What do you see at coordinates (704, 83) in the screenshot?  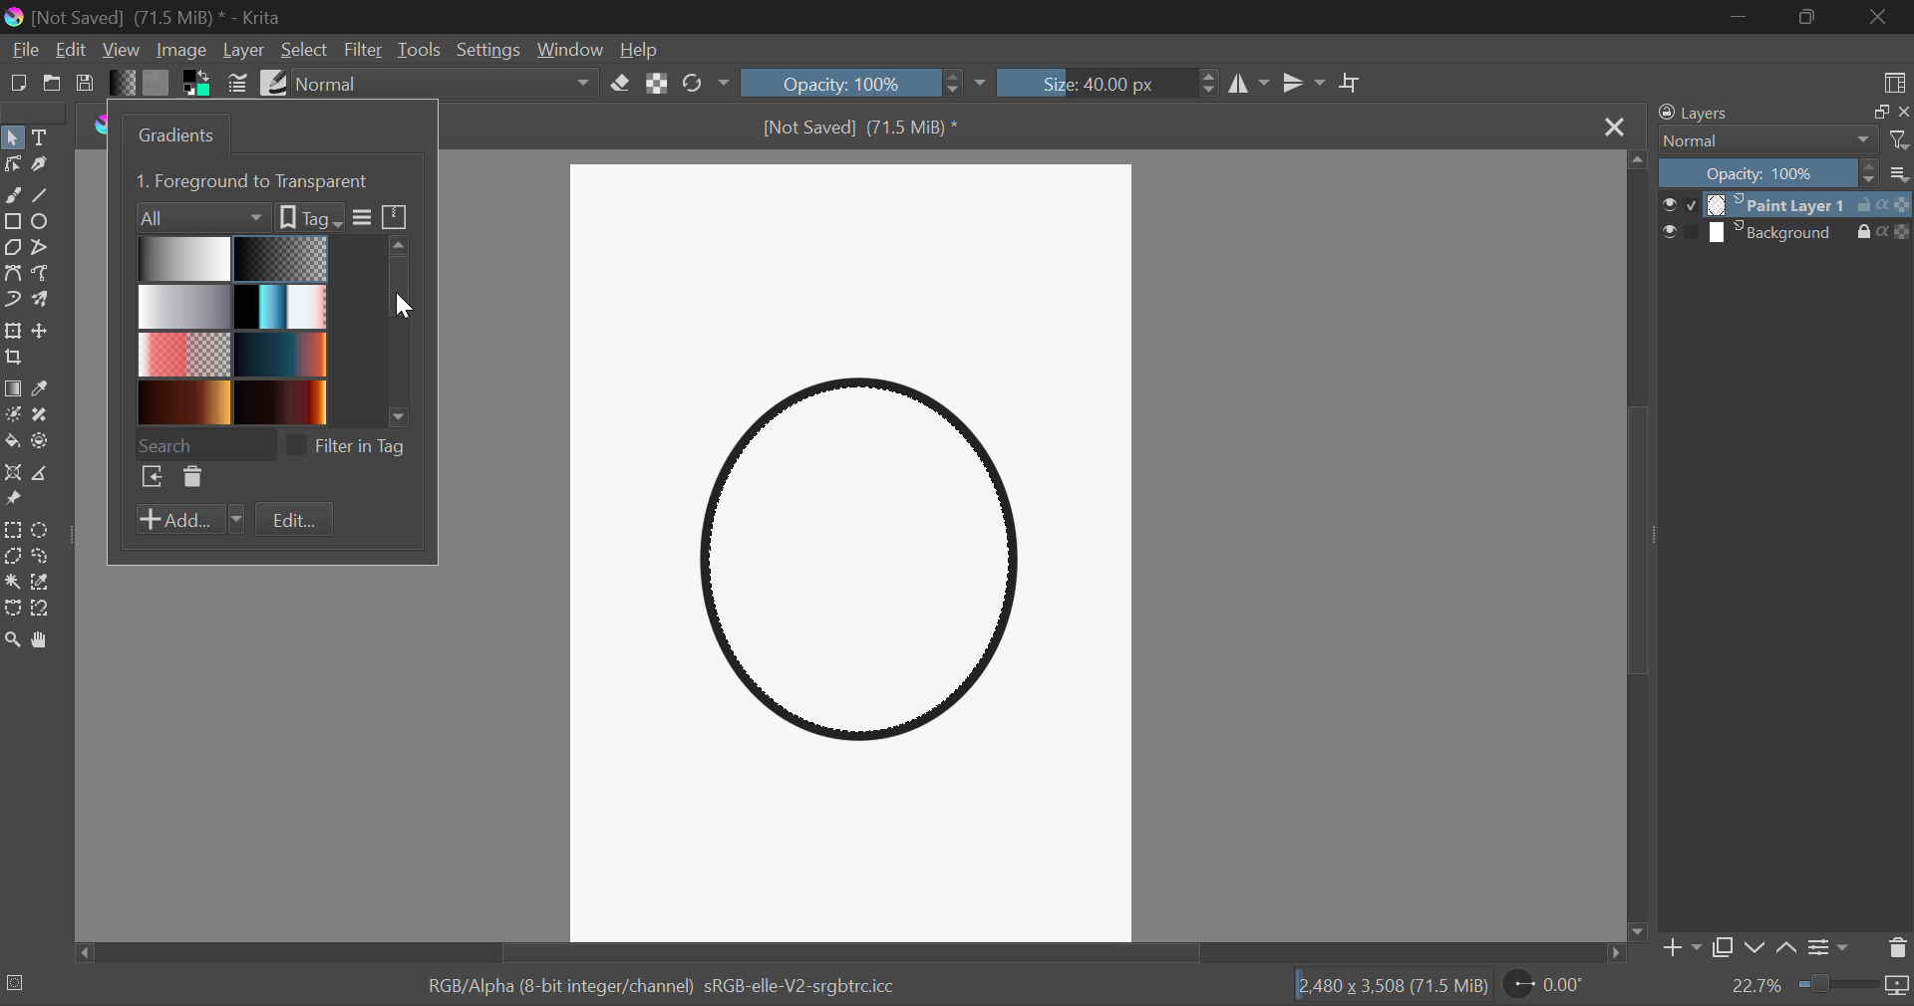 I see `Rotate` at bounding box center [704, 83].